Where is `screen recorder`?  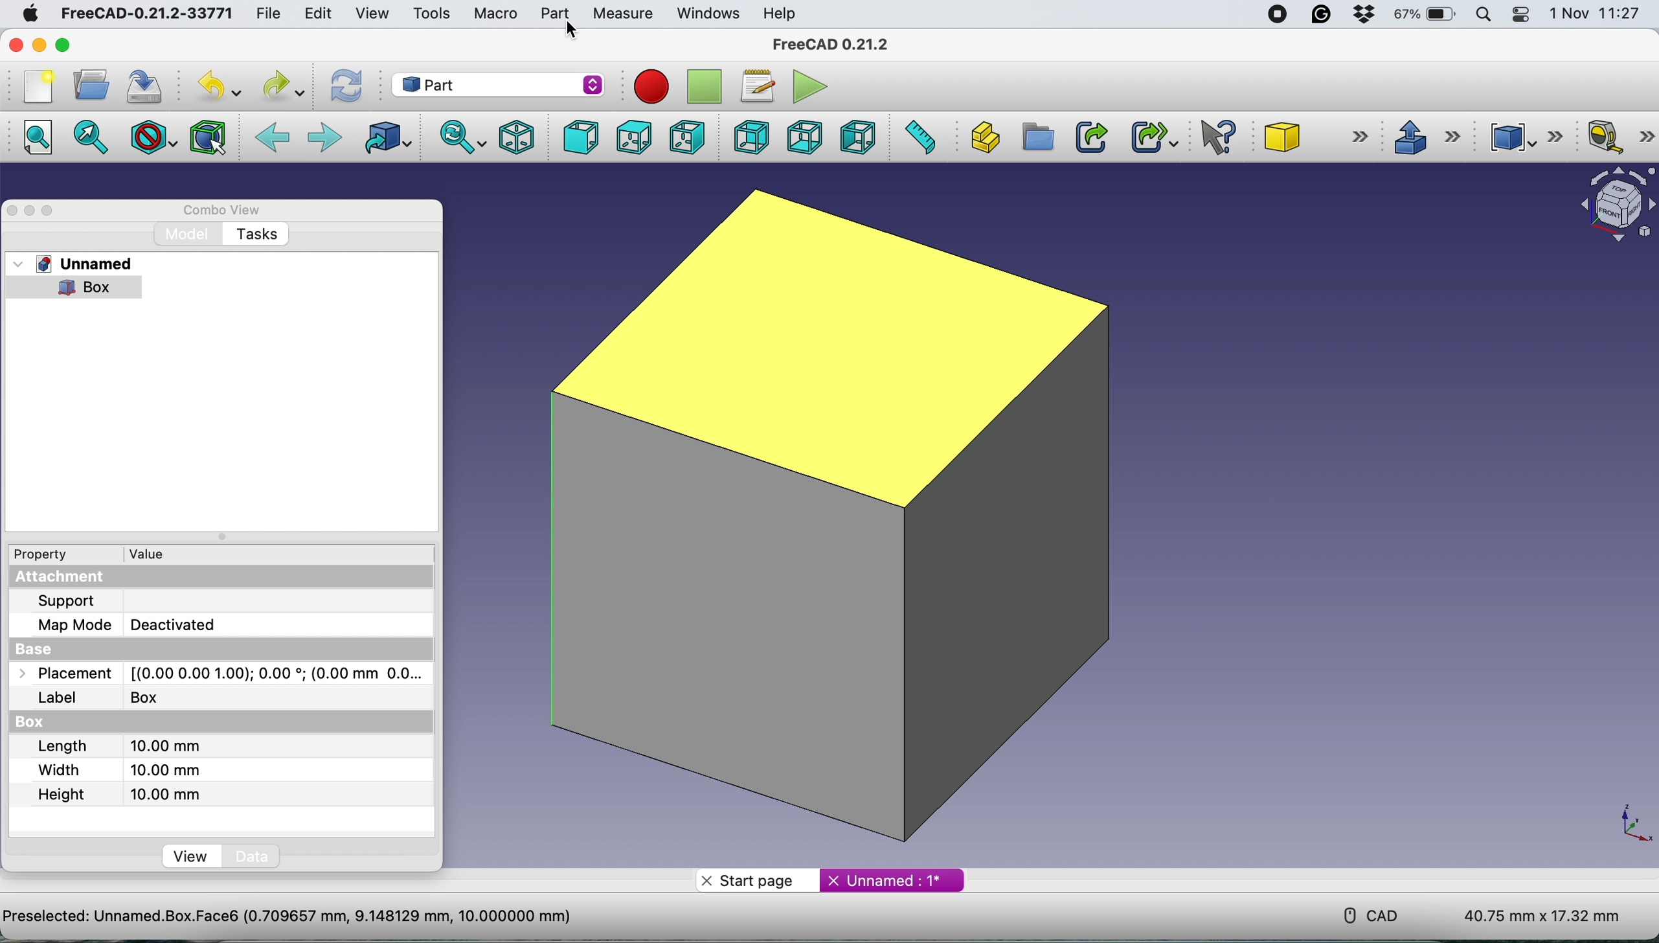
screen recorder is located at coordinates (1279, 14).